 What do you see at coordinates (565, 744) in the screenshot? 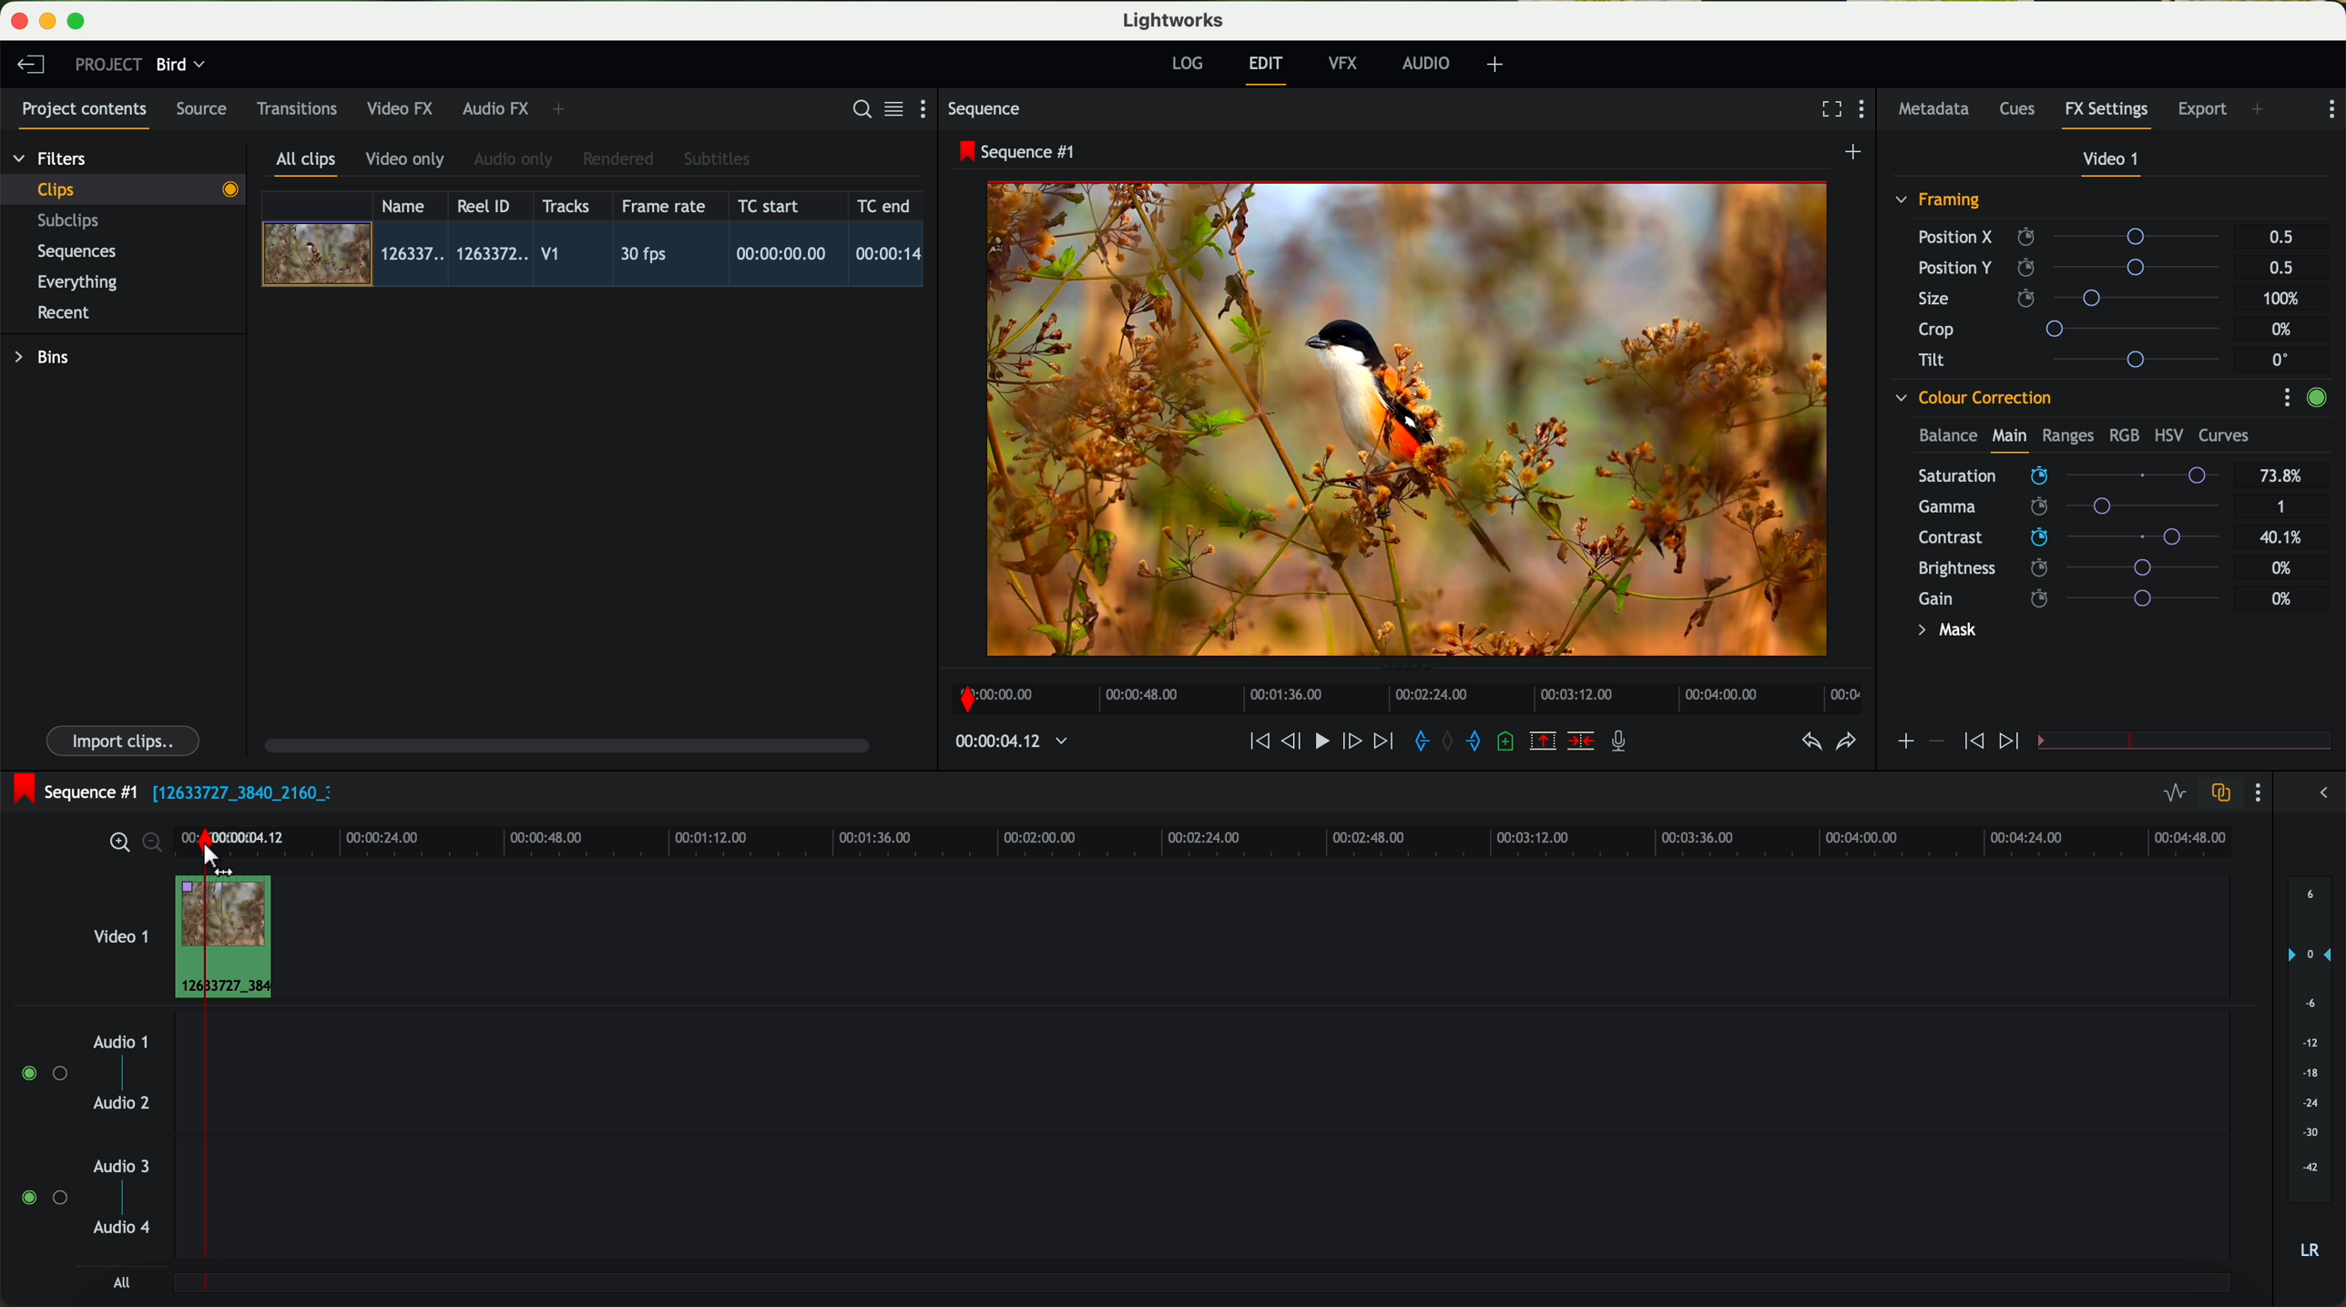
I see `scroll bar` at bounding box center [565, 744].